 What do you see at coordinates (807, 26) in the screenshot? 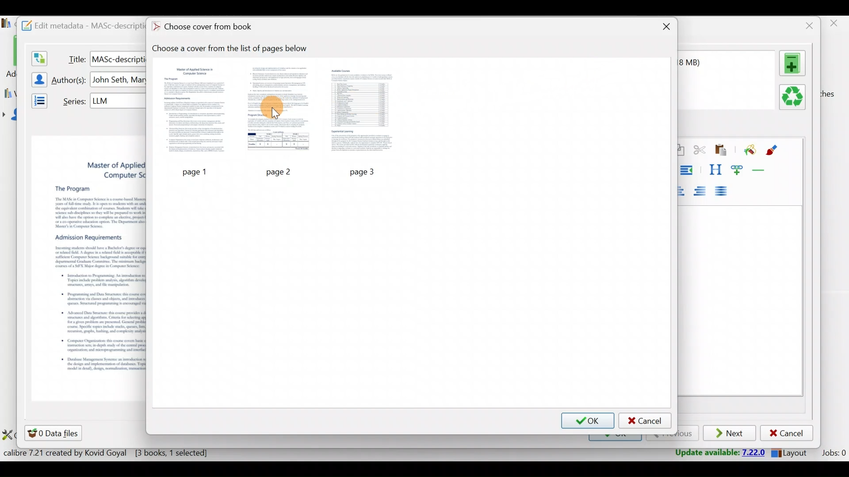
I see `Close` at bounding box center [807, 26].